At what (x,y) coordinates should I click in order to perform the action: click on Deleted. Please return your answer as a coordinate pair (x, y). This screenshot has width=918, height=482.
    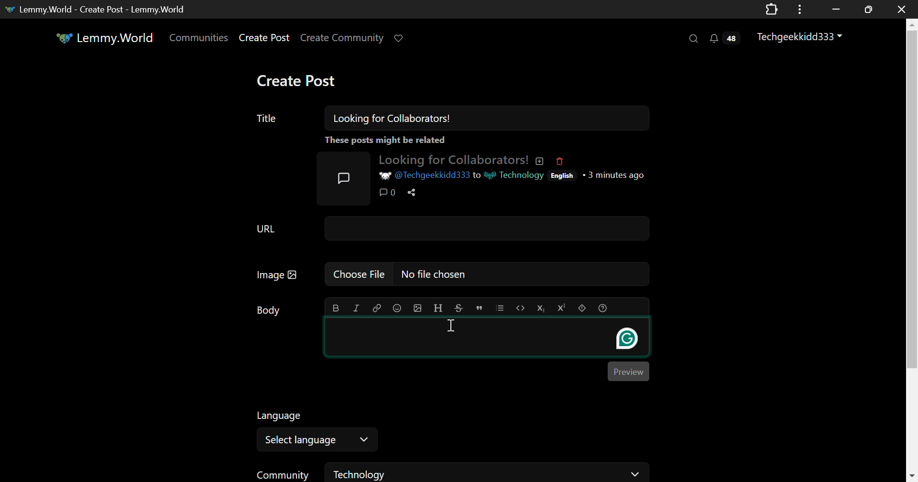
    Looking at the image, I should click on (559, 161).